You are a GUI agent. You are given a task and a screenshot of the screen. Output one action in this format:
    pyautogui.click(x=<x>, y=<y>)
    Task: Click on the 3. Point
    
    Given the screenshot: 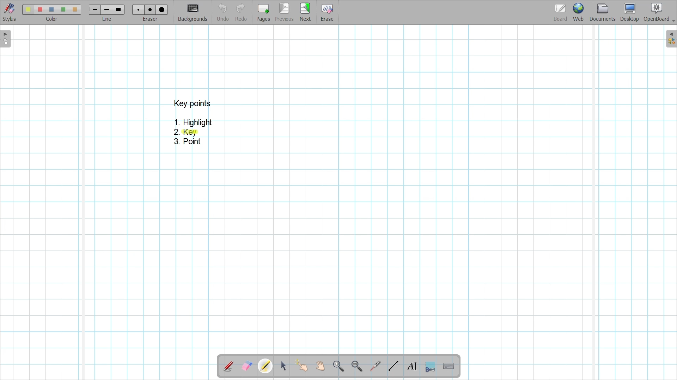 What is the action you would take?
    pyautogui.click(x=188, y=141)
    